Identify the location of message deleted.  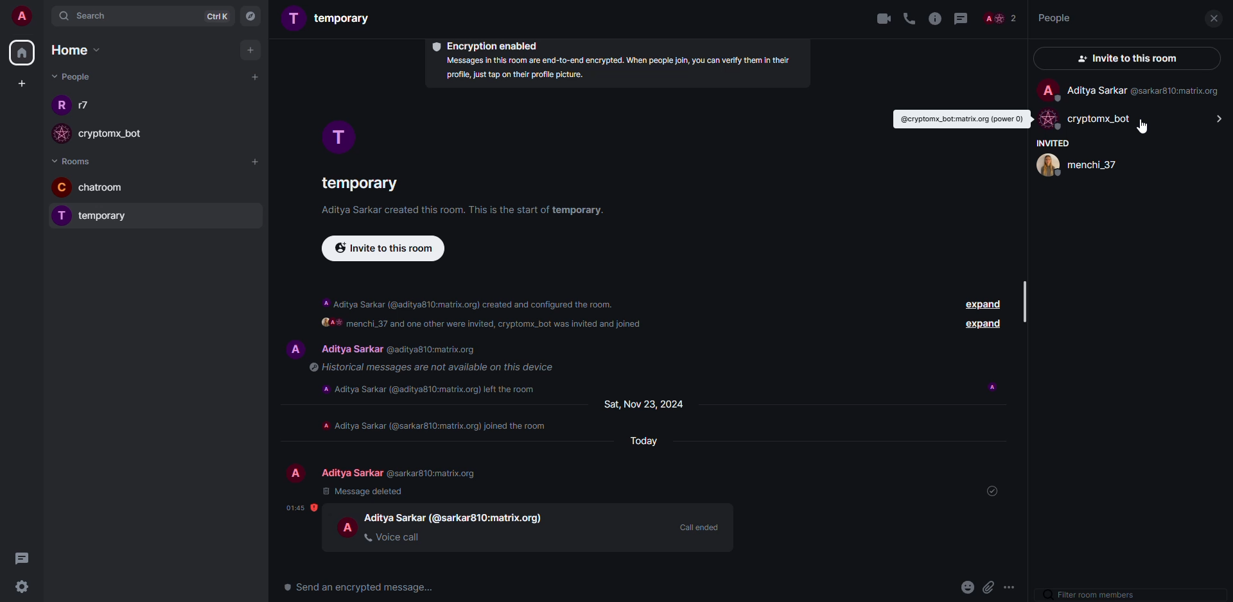
(364, 491).